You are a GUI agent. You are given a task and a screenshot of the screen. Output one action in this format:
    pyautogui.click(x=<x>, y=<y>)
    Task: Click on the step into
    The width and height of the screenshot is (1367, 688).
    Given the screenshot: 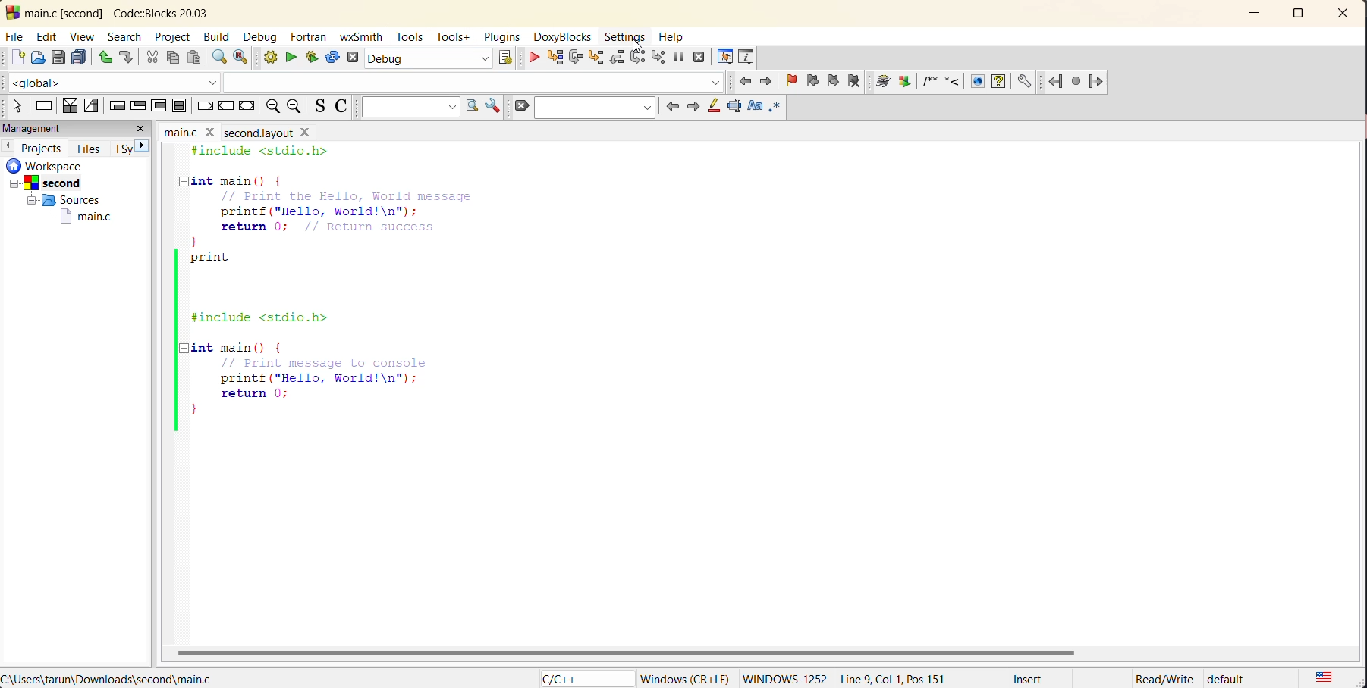 What is the action you would take?
    pyautogui.click(x=599, y=58)
    